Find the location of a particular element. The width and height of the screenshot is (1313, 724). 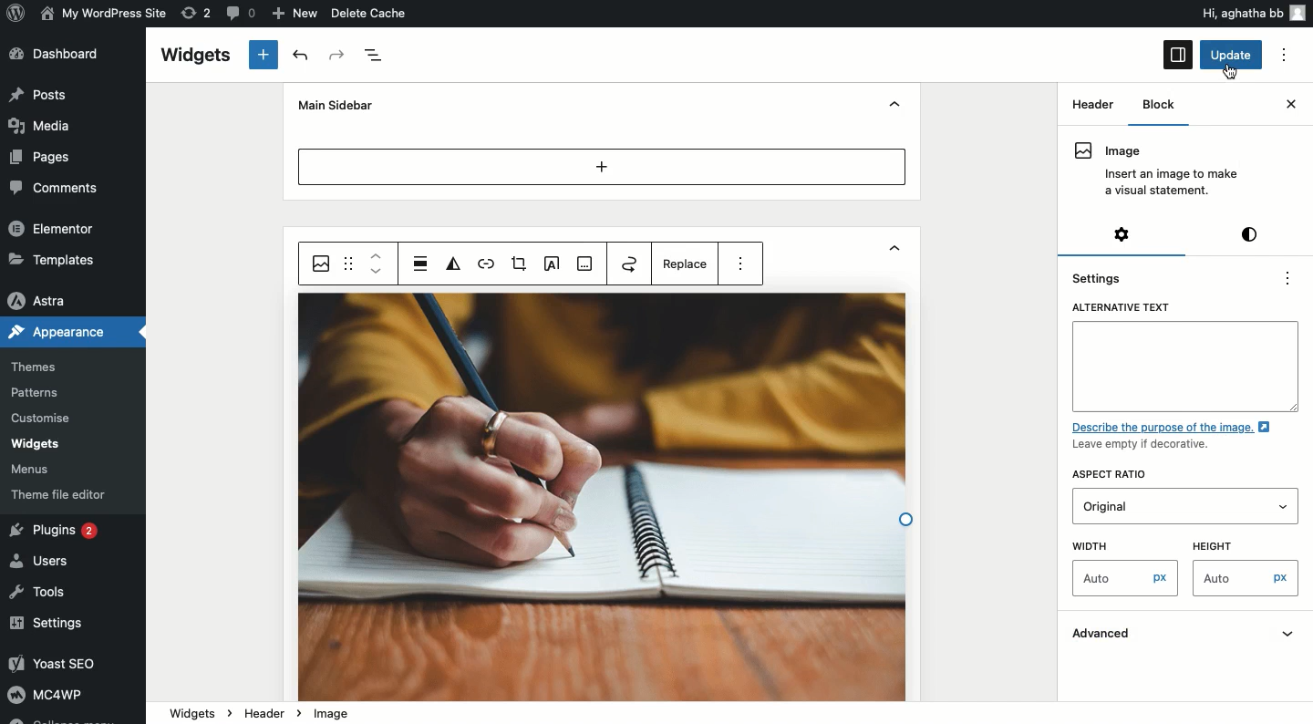

Widgets is located at coordinates (194, 56).